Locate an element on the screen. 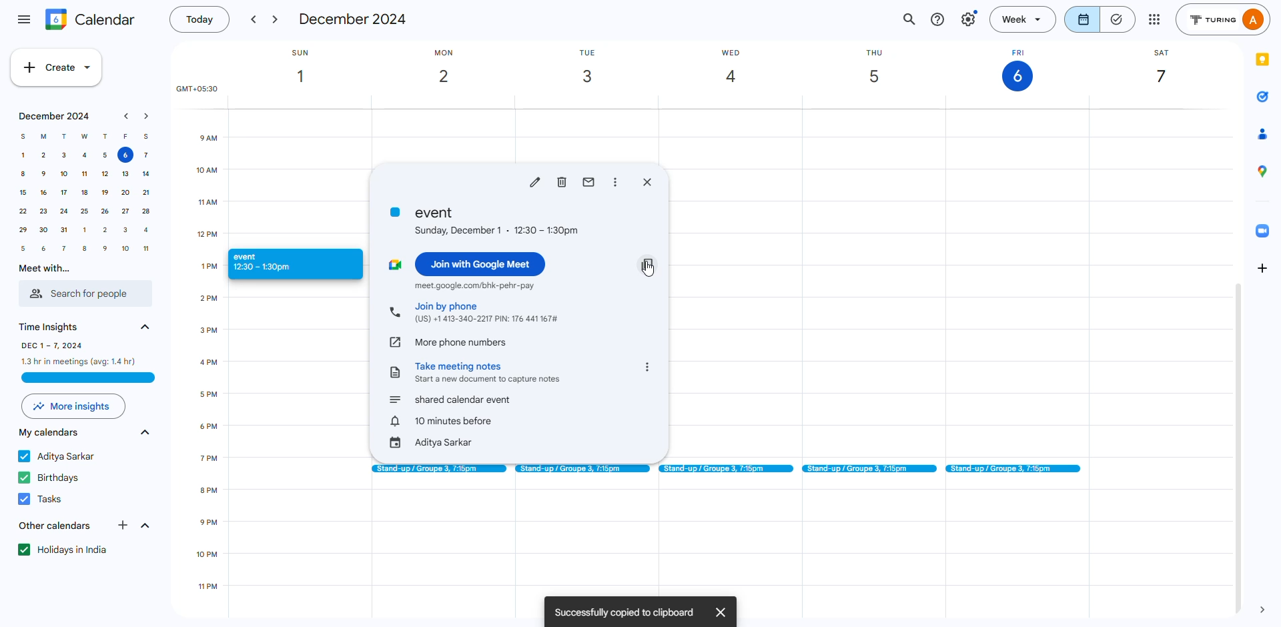 The height and width of the screenshot is (627, 1281). 25 is located at coordinates (84, 212).